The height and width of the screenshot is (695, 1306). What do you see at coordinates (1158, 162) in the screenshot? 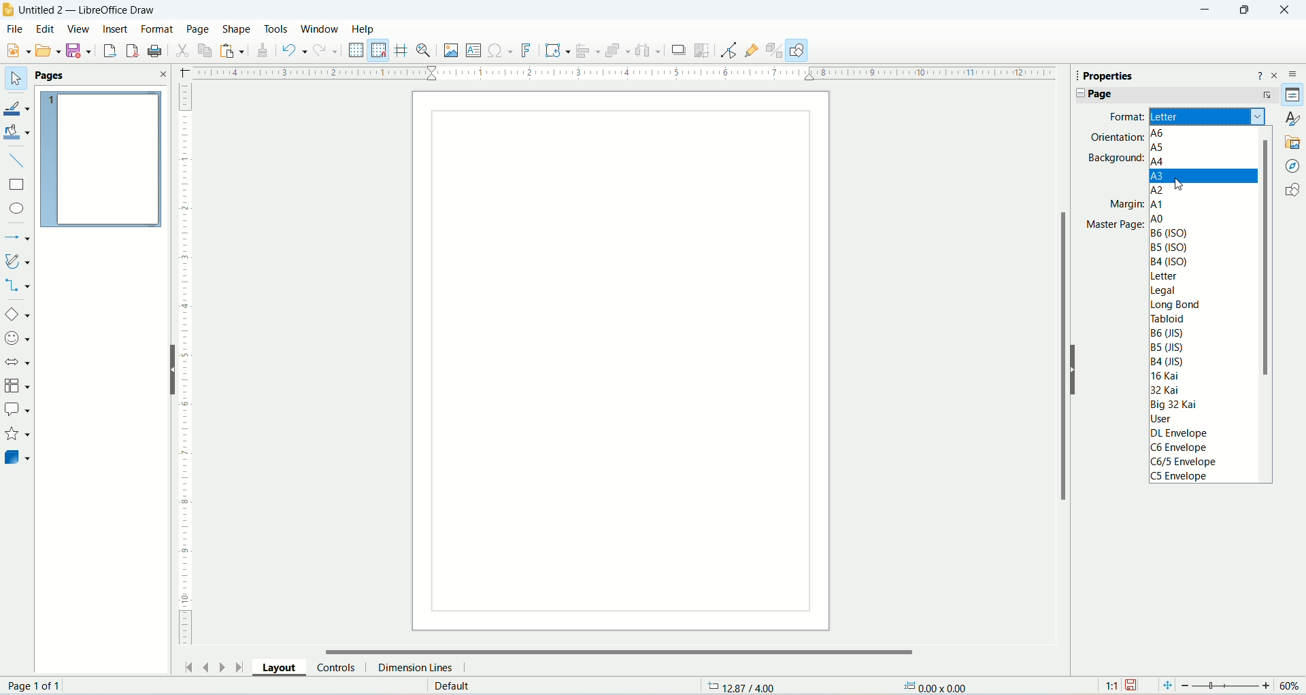
I see `A4` at bounding box center [1158, 162].